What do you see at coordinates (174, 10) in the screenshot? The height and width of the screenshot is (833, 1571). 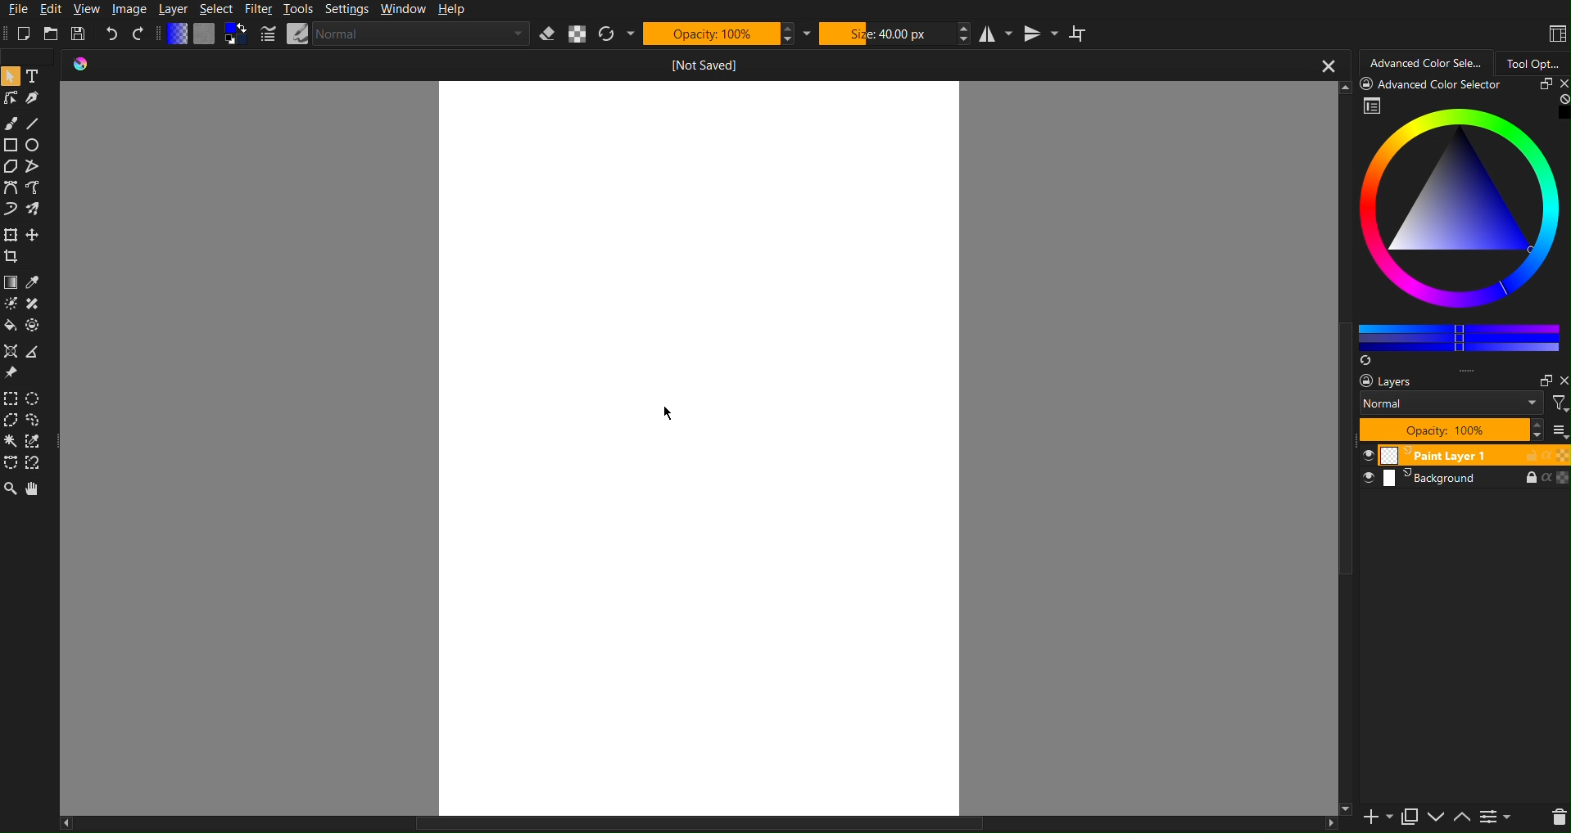 I see `Layer` at bounding box center [174, 10].